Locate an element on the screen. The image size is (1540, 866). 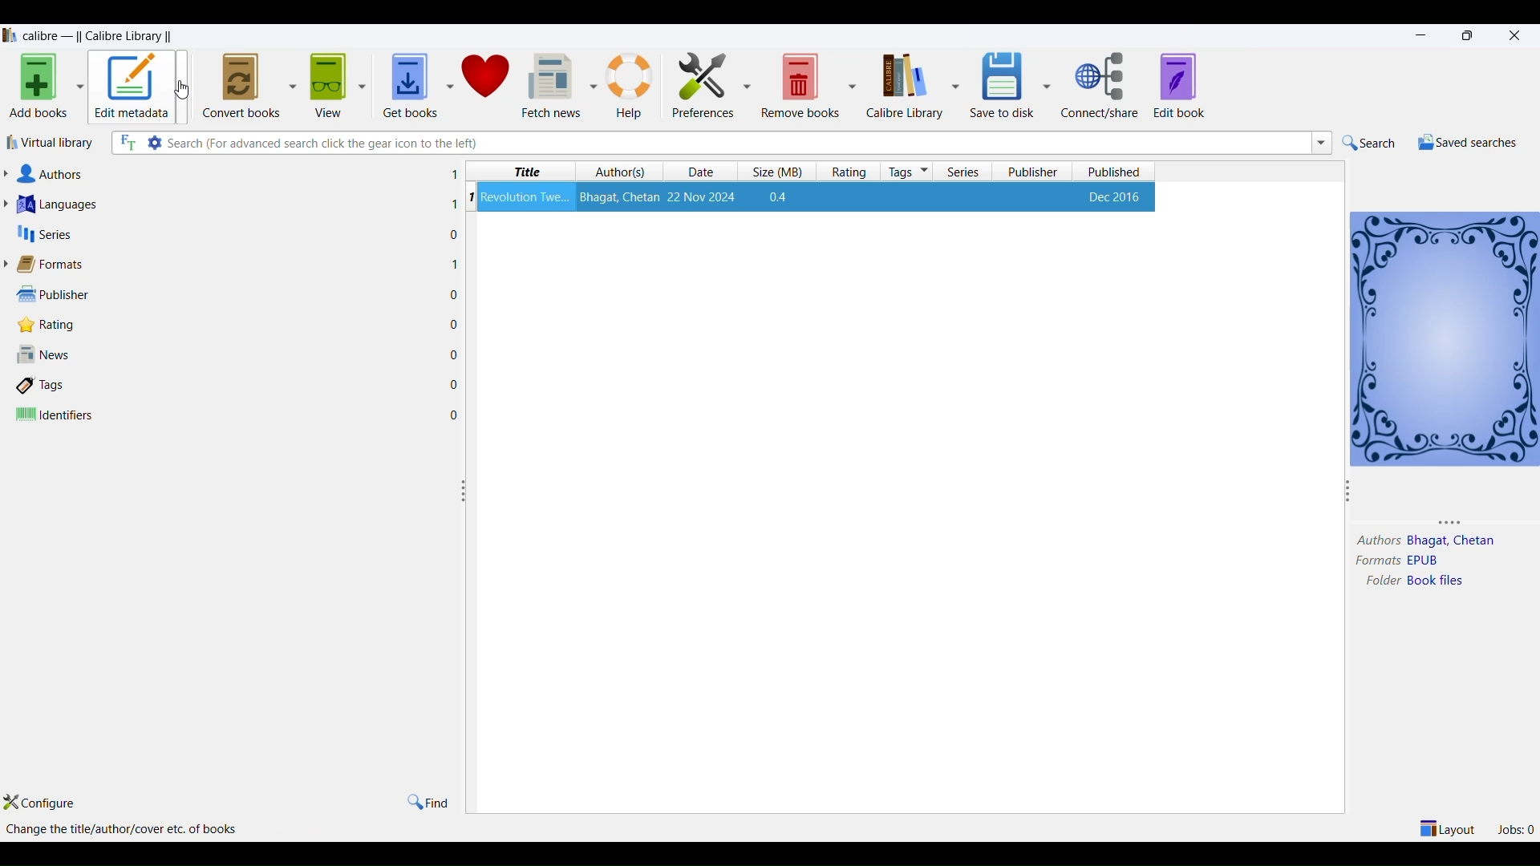
calibre library options dropdown button is located at coordinates (955, 84).